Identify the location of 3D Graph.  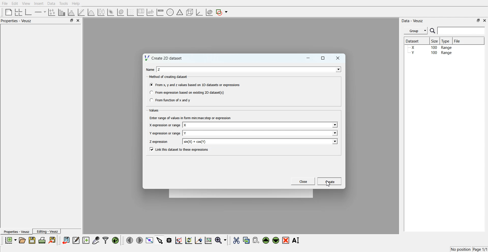
(199, 12).